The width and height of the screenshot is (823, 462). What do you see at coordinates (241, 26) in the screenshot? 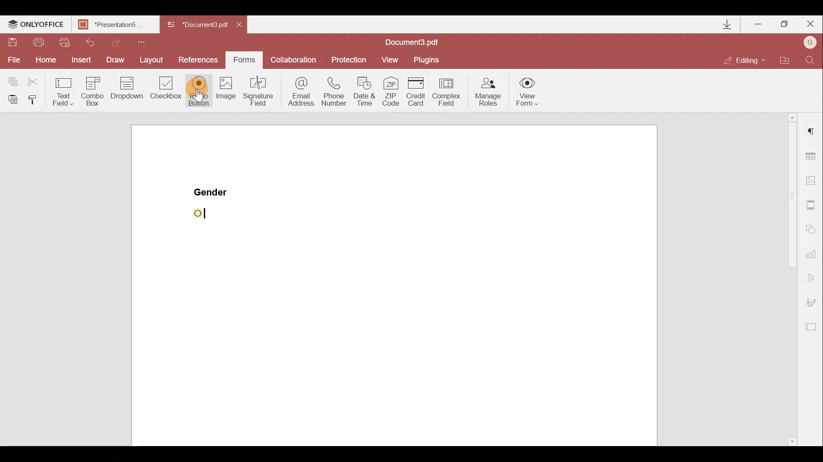
I see `Close document` at bounding box center [241, 26].